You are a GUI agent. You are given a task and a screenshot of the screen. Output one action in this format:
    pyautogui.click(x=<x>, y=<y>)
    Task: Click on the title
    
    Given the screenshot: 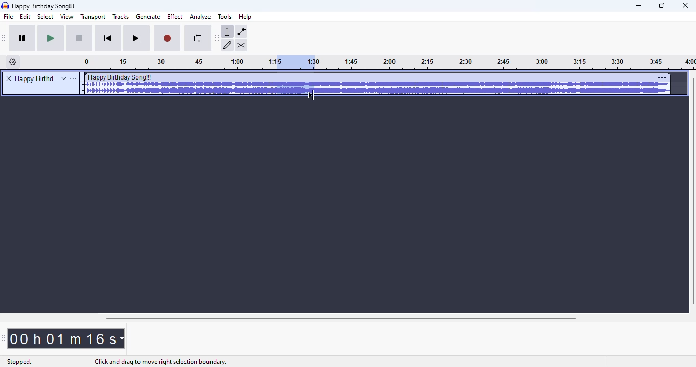 What is the action you would take?
    pyautogui.click(x=35, y=78)
    